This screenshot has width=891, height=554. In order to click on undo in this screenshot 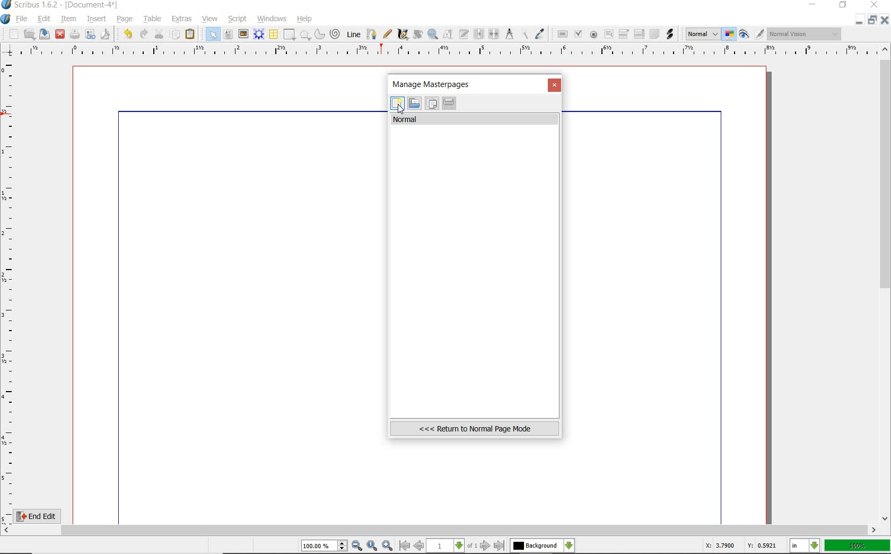, I will do `click(126, 33)`.